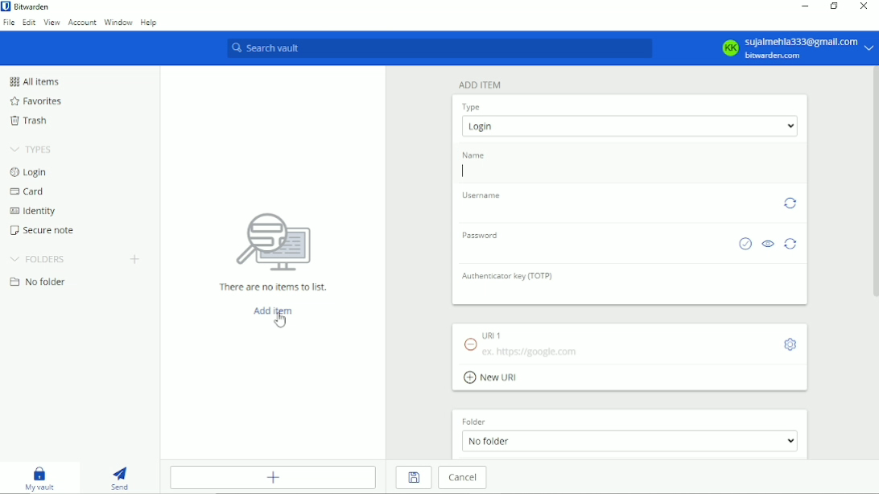 This screenshot has height=494, width=879. I want to click on Password, so click(479, 235).